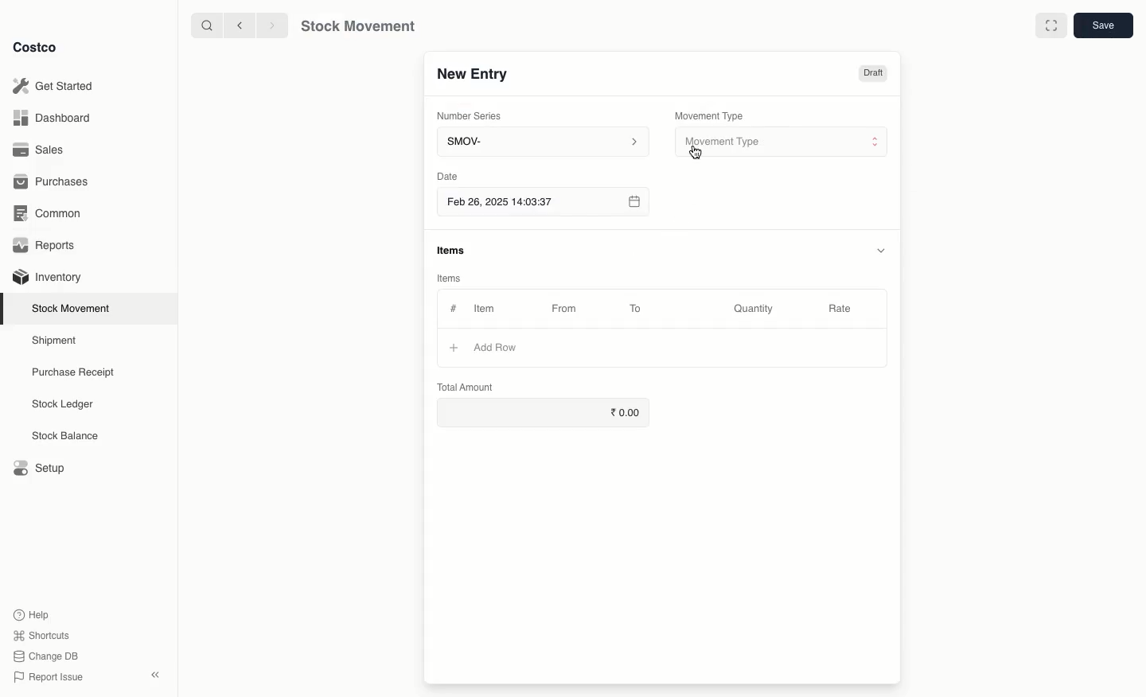 The height and width of the screenshot is (697, 1146). I want to click on Stock Movement, so click(355, 26).